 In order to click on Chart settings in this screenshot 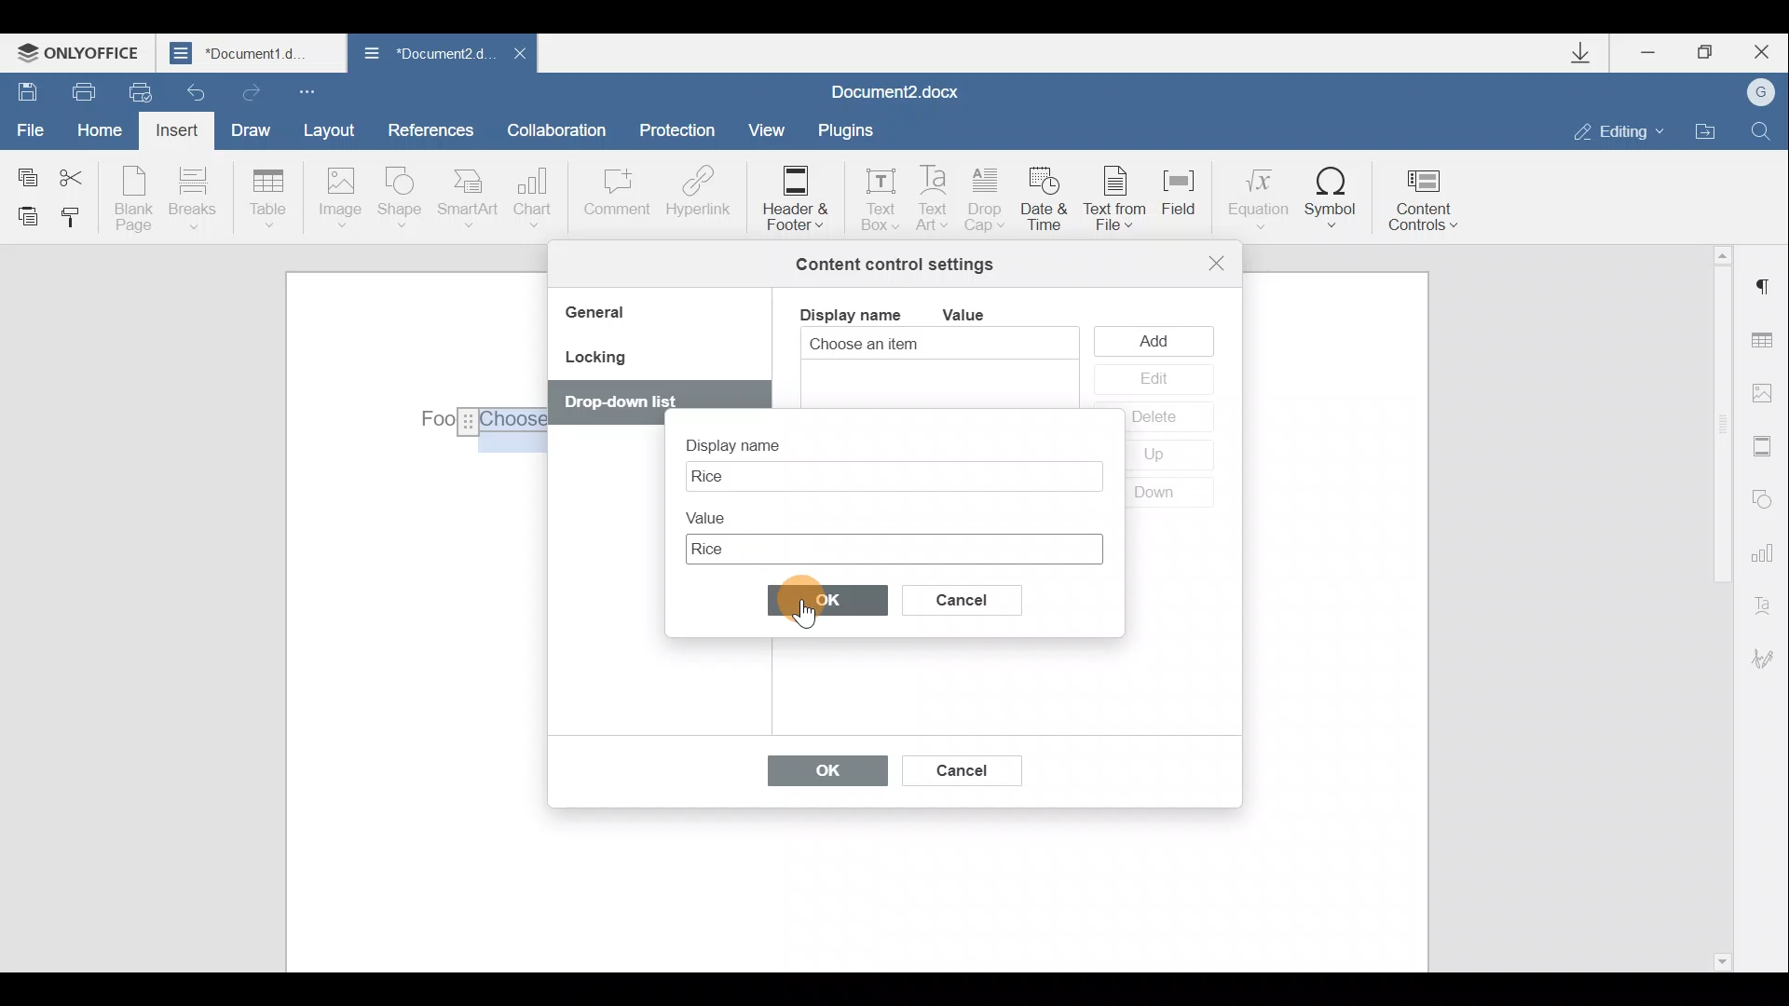, I will do `click(1766, 551)`.